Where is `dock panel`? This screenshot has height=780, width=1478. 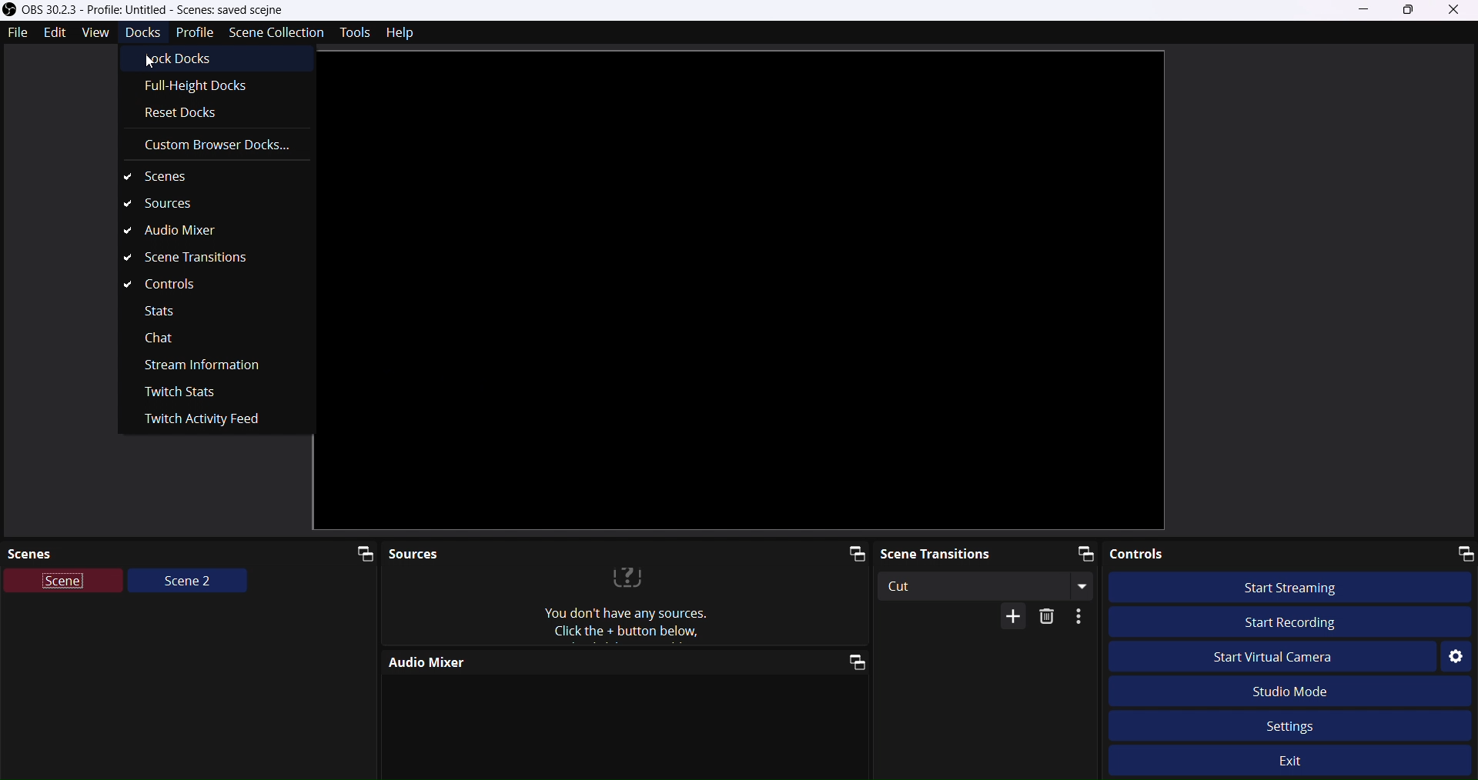 dock panel is located at coordinates (849, 555).